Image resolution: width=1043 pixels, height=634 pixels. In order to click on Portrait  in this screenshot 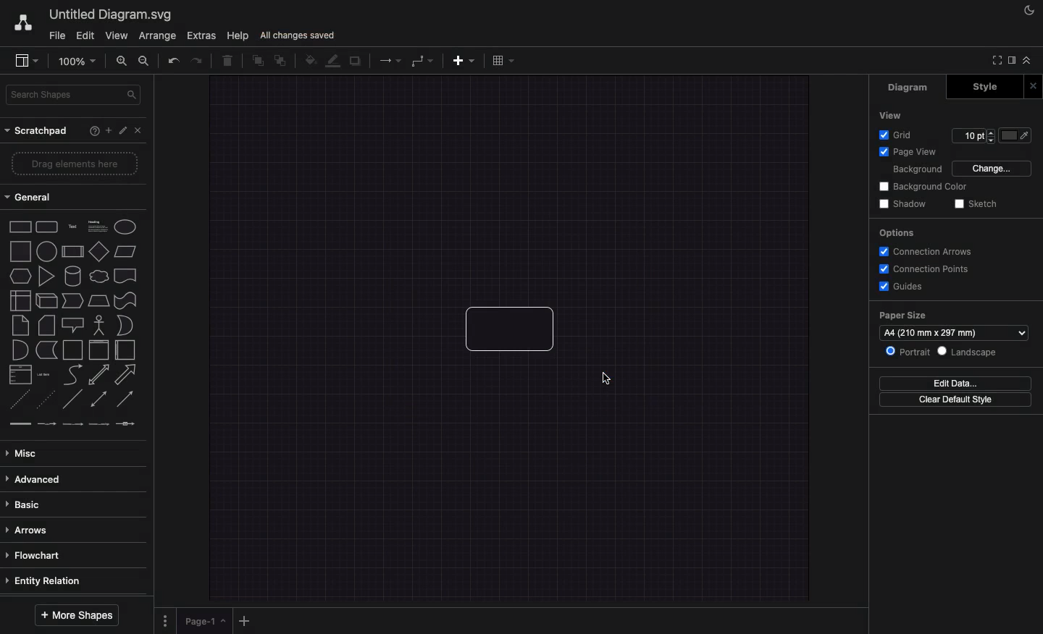, I will do `click(908, 352)`.